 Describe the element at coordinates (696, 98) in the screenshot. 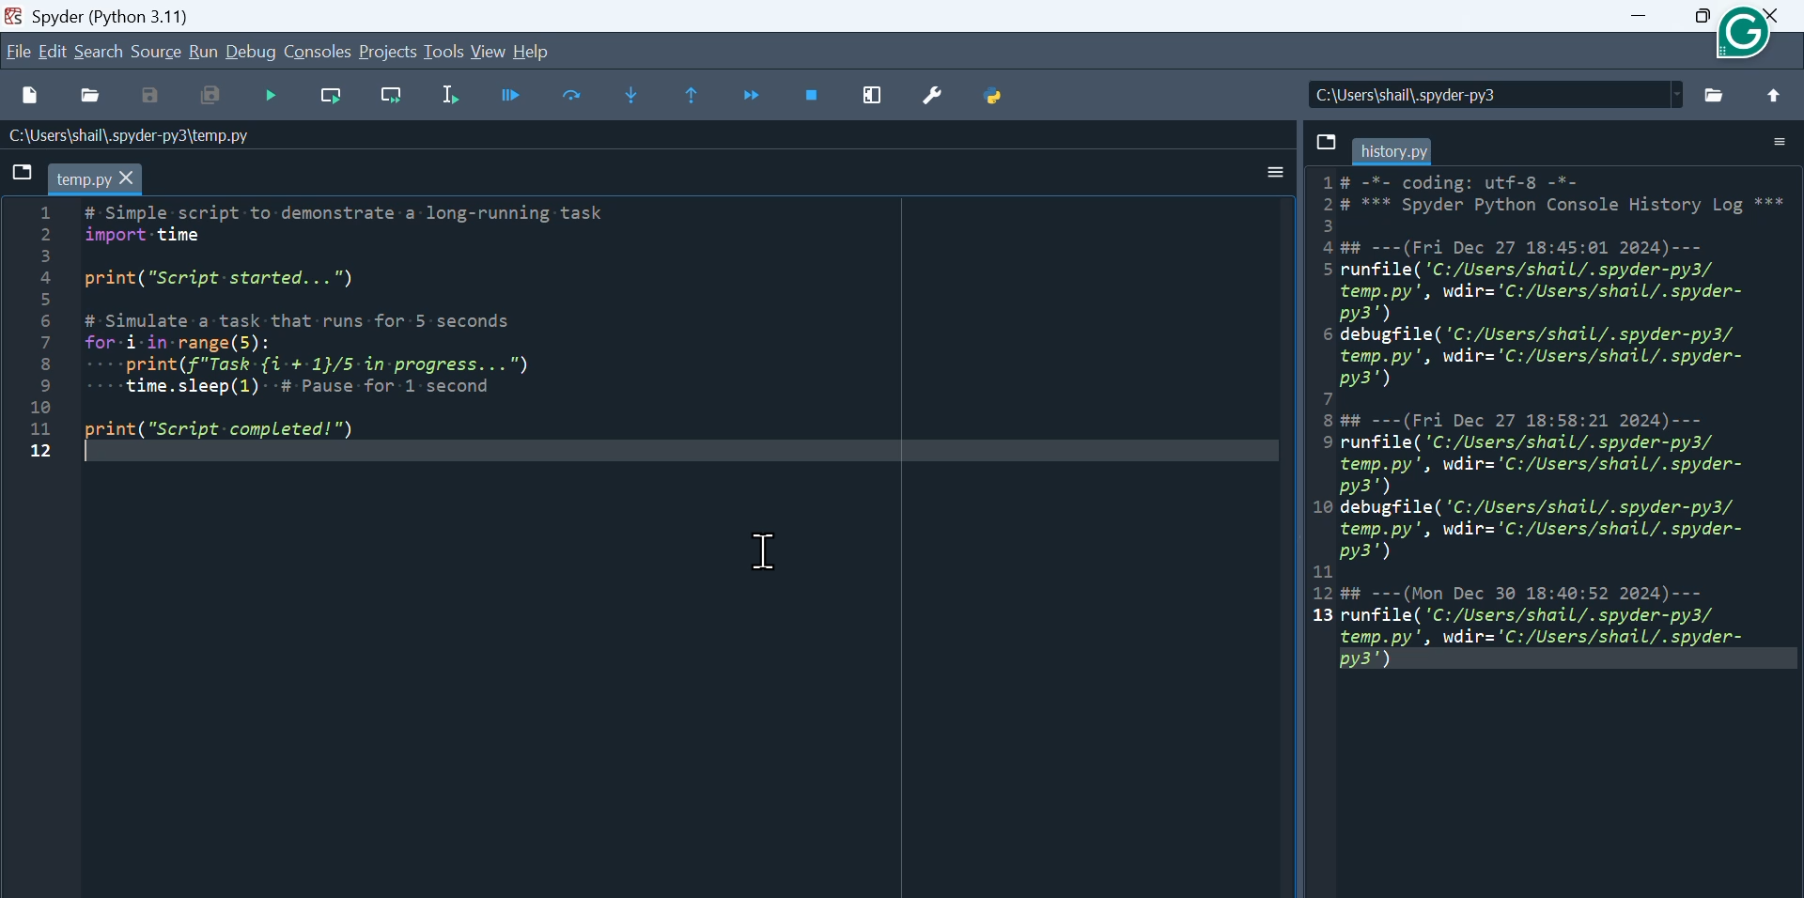

I see `Execute until next function returns` at that location.